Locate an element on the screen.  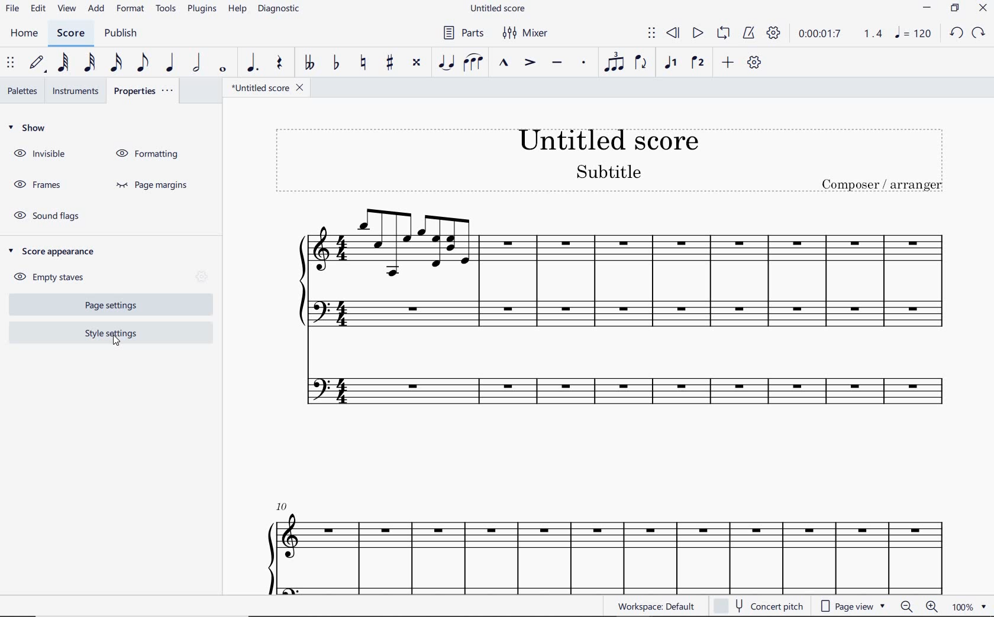
TOGGLE DOUBLE-FLAT is located at coordinates (309, 62).